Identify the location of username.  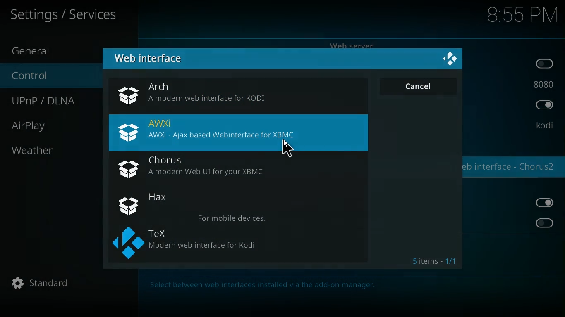
(544, 126).